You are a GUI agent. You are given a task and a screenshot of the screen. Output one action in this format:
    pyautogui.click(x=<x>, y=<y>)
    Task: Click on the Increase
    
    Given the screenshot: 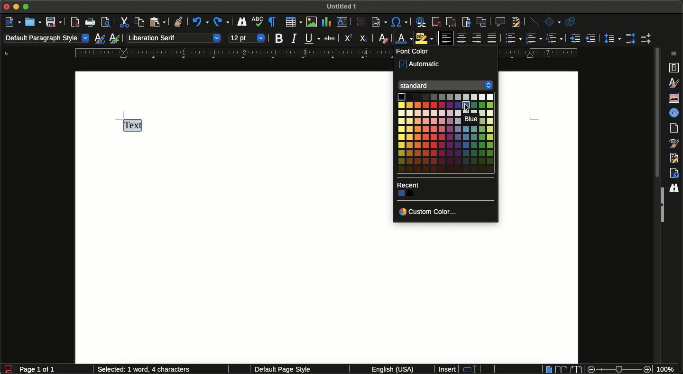 What is the action you would take?
    pyautogui.click(x=575, y=38)
    